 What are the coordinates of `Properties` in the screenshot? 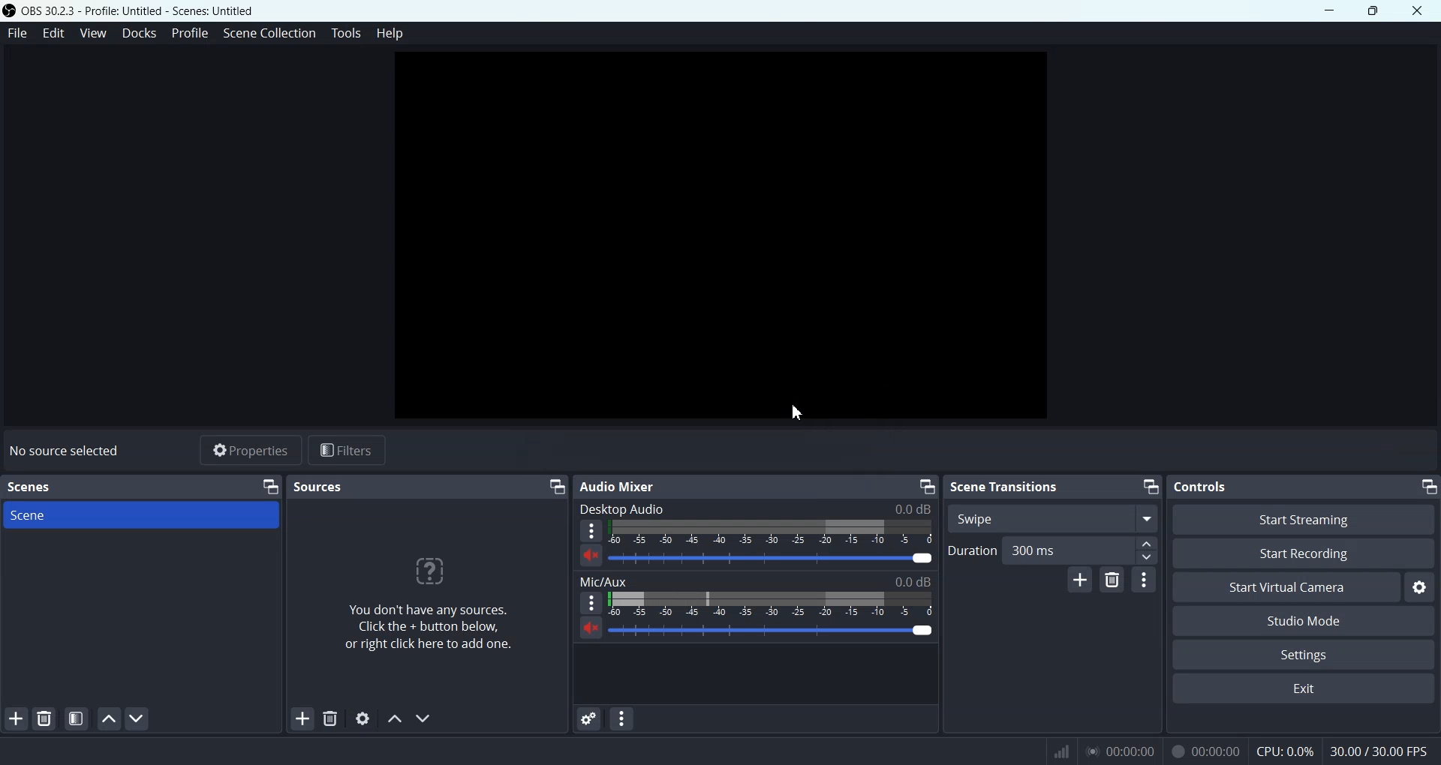 It's located at (248, 450).